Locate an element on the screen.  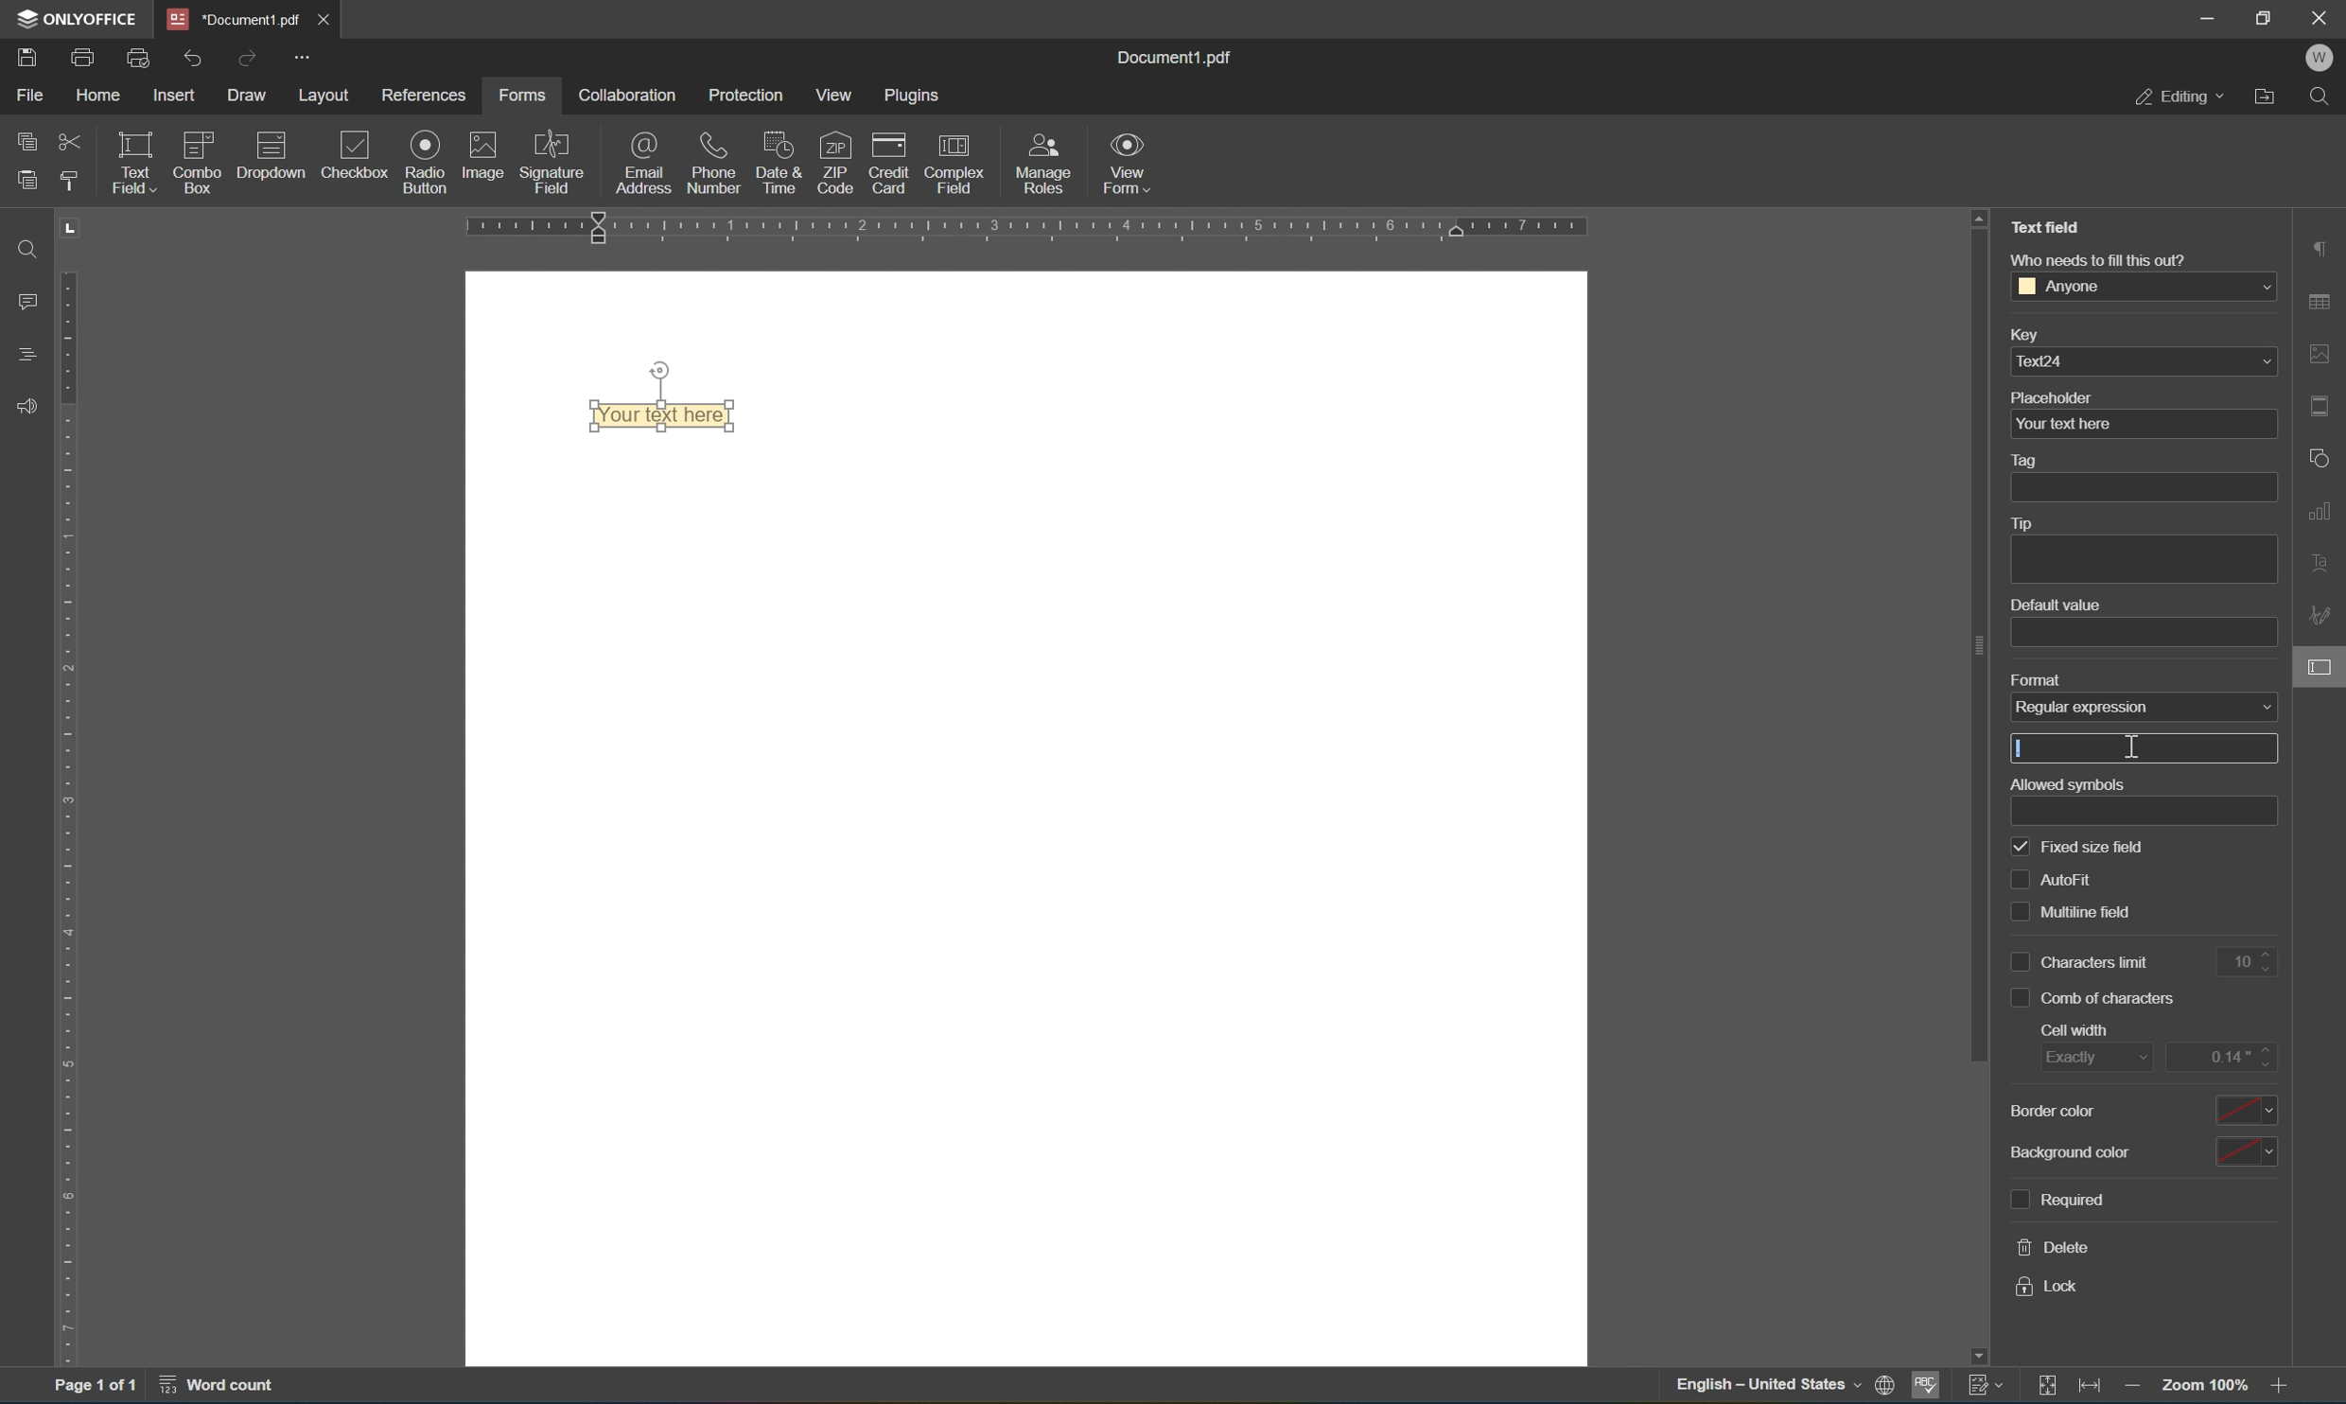
view form is located at coordinates (1128, 163).